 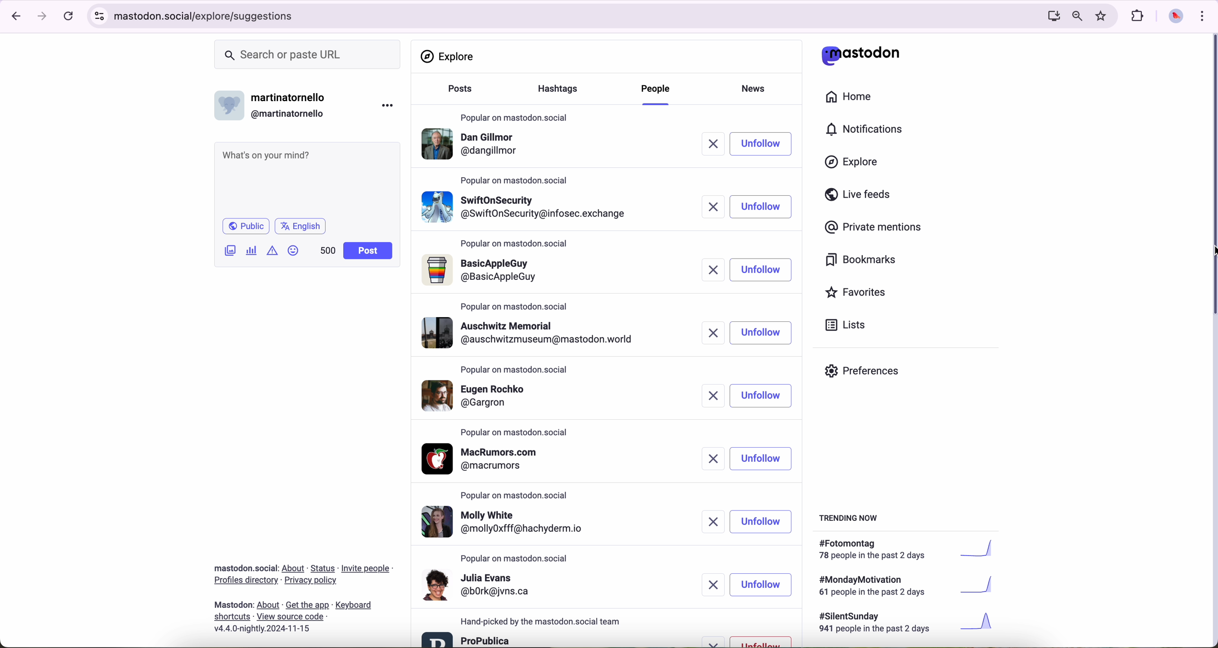 I want to click on notifications, so click(x=869, y=130).